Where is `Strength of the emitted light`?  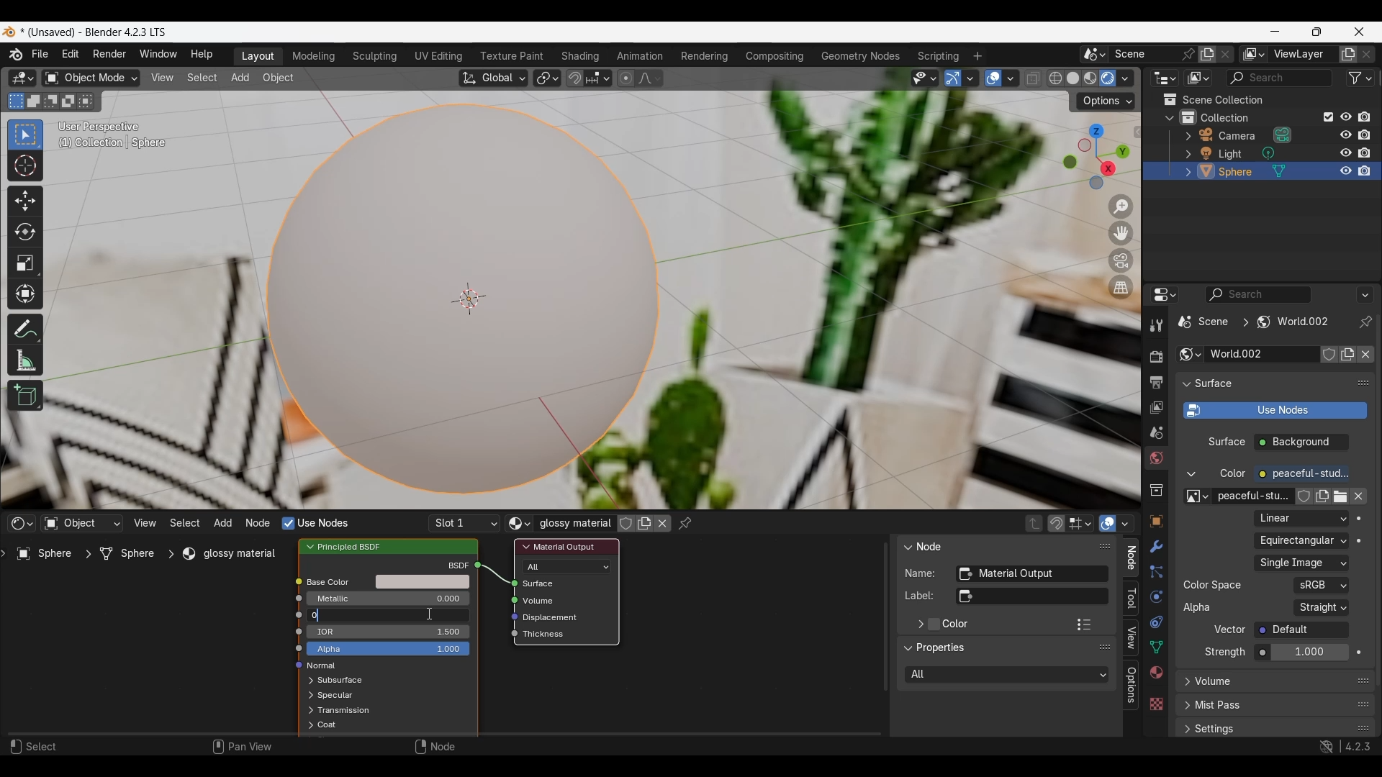
Strength of the emitted light is located at coordinates (1301, 653).